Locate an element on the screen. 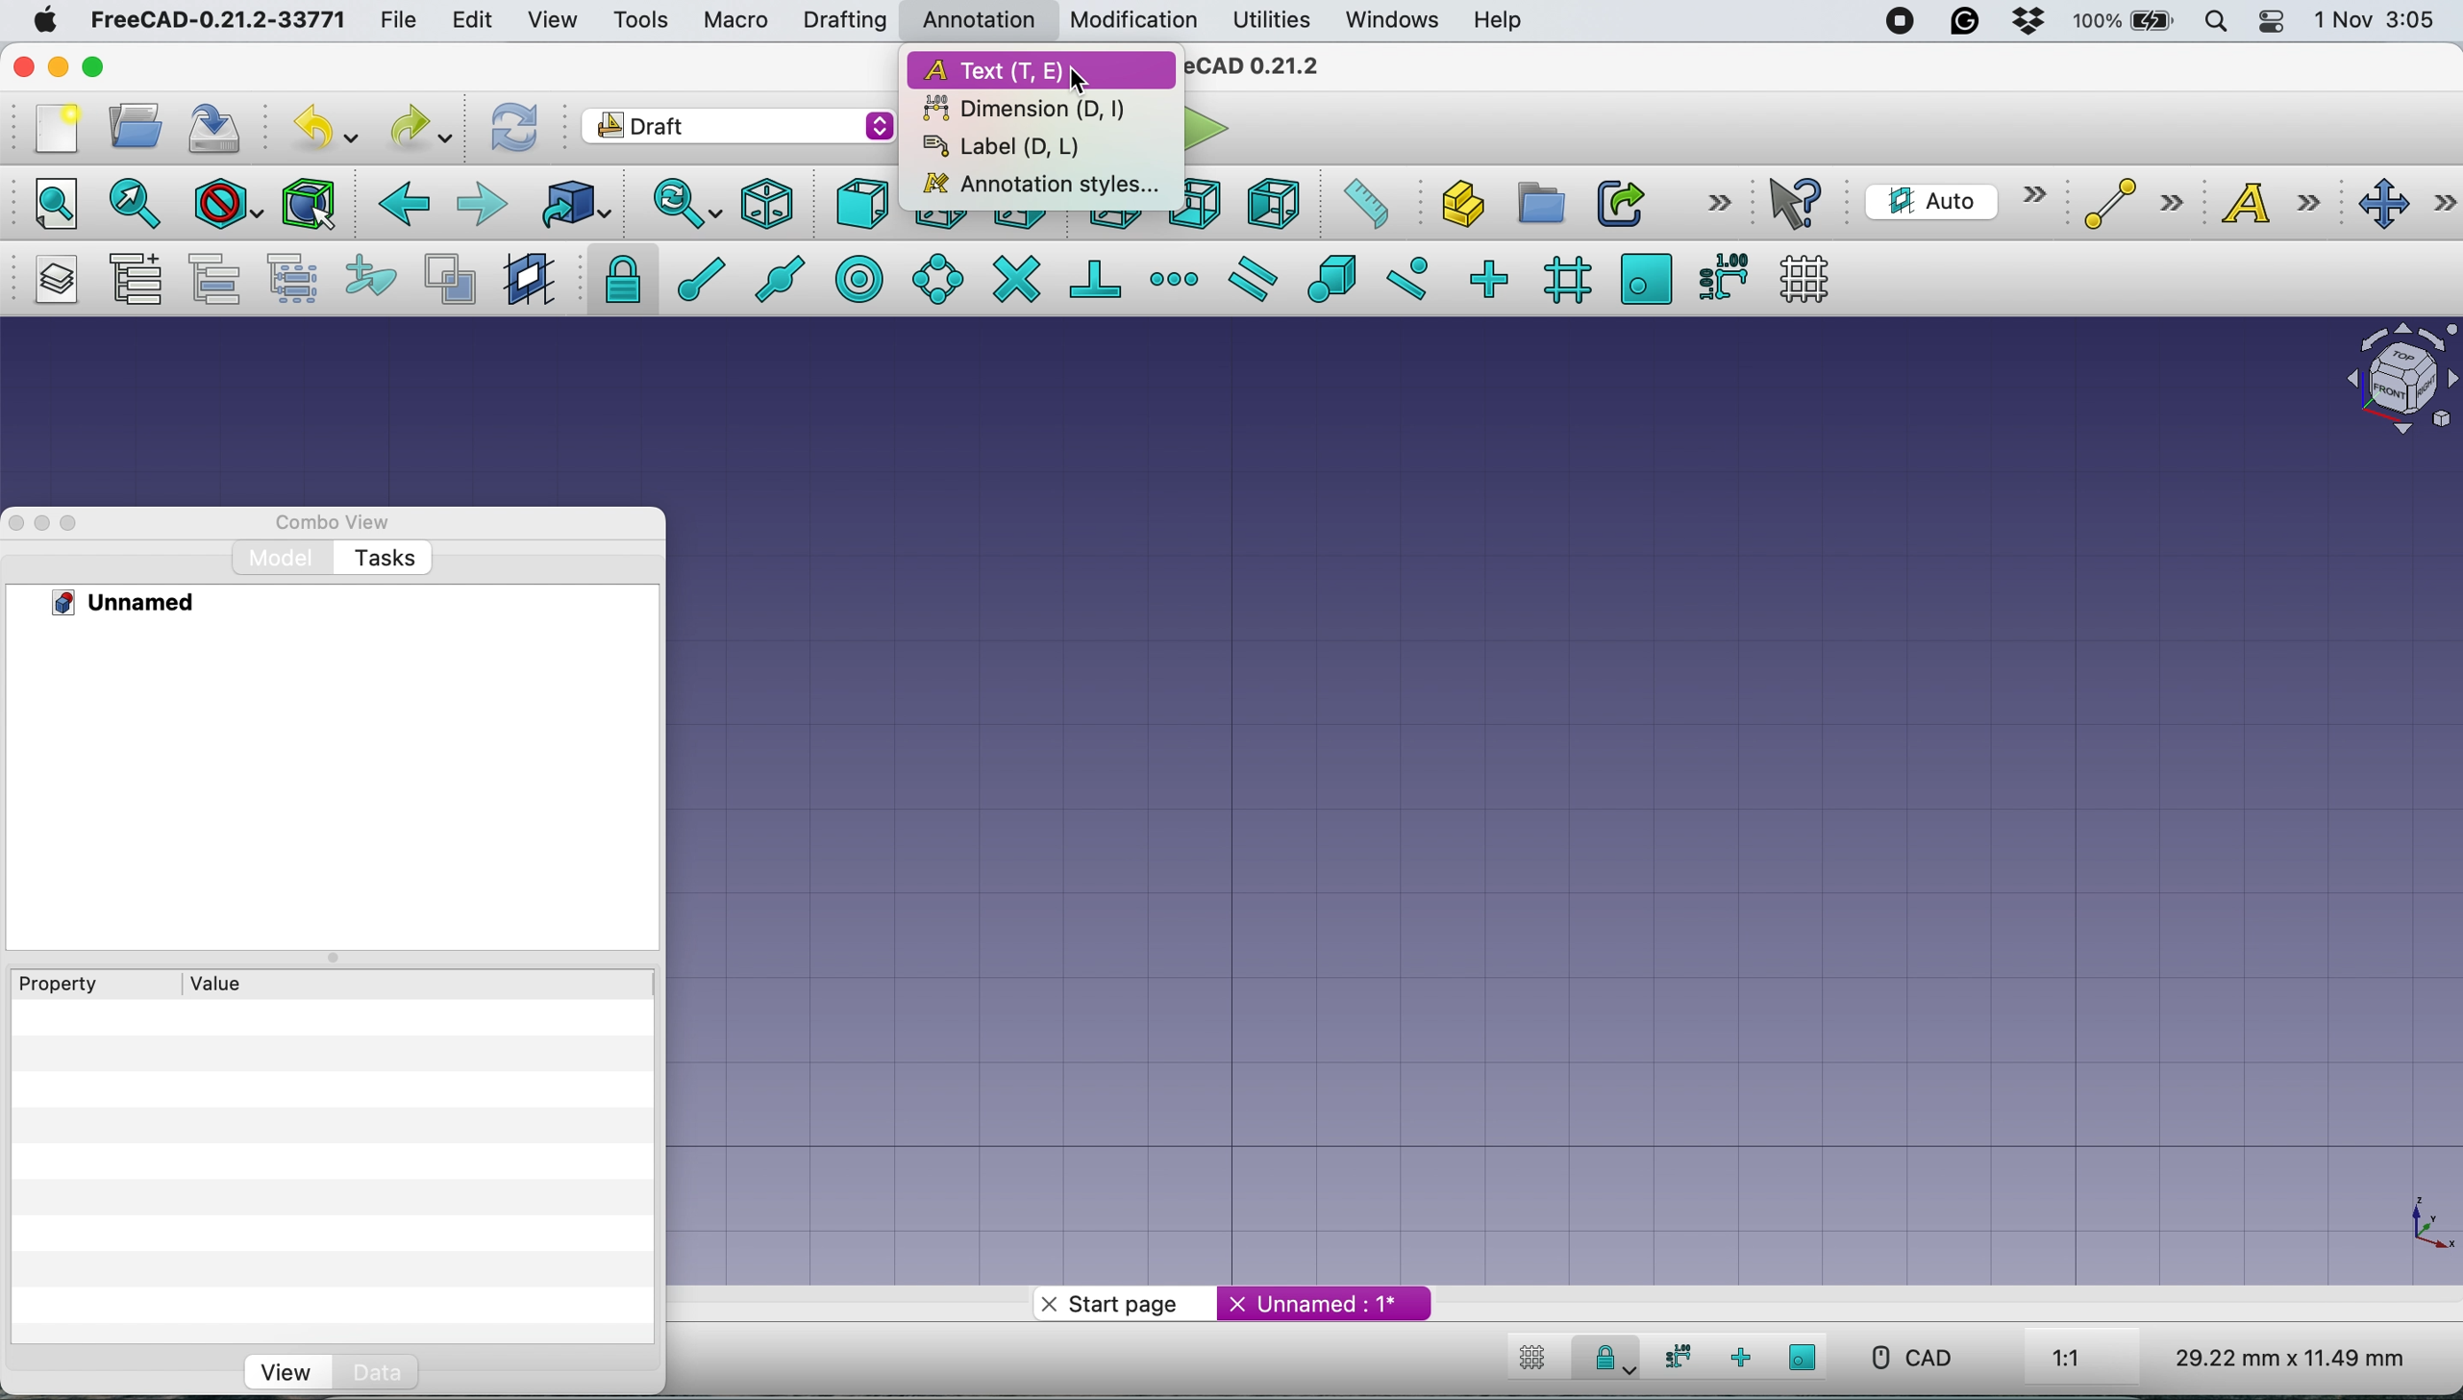 This screenshot has width=2463, height=1400. unnamed is located at coordinates (1321, 1304).